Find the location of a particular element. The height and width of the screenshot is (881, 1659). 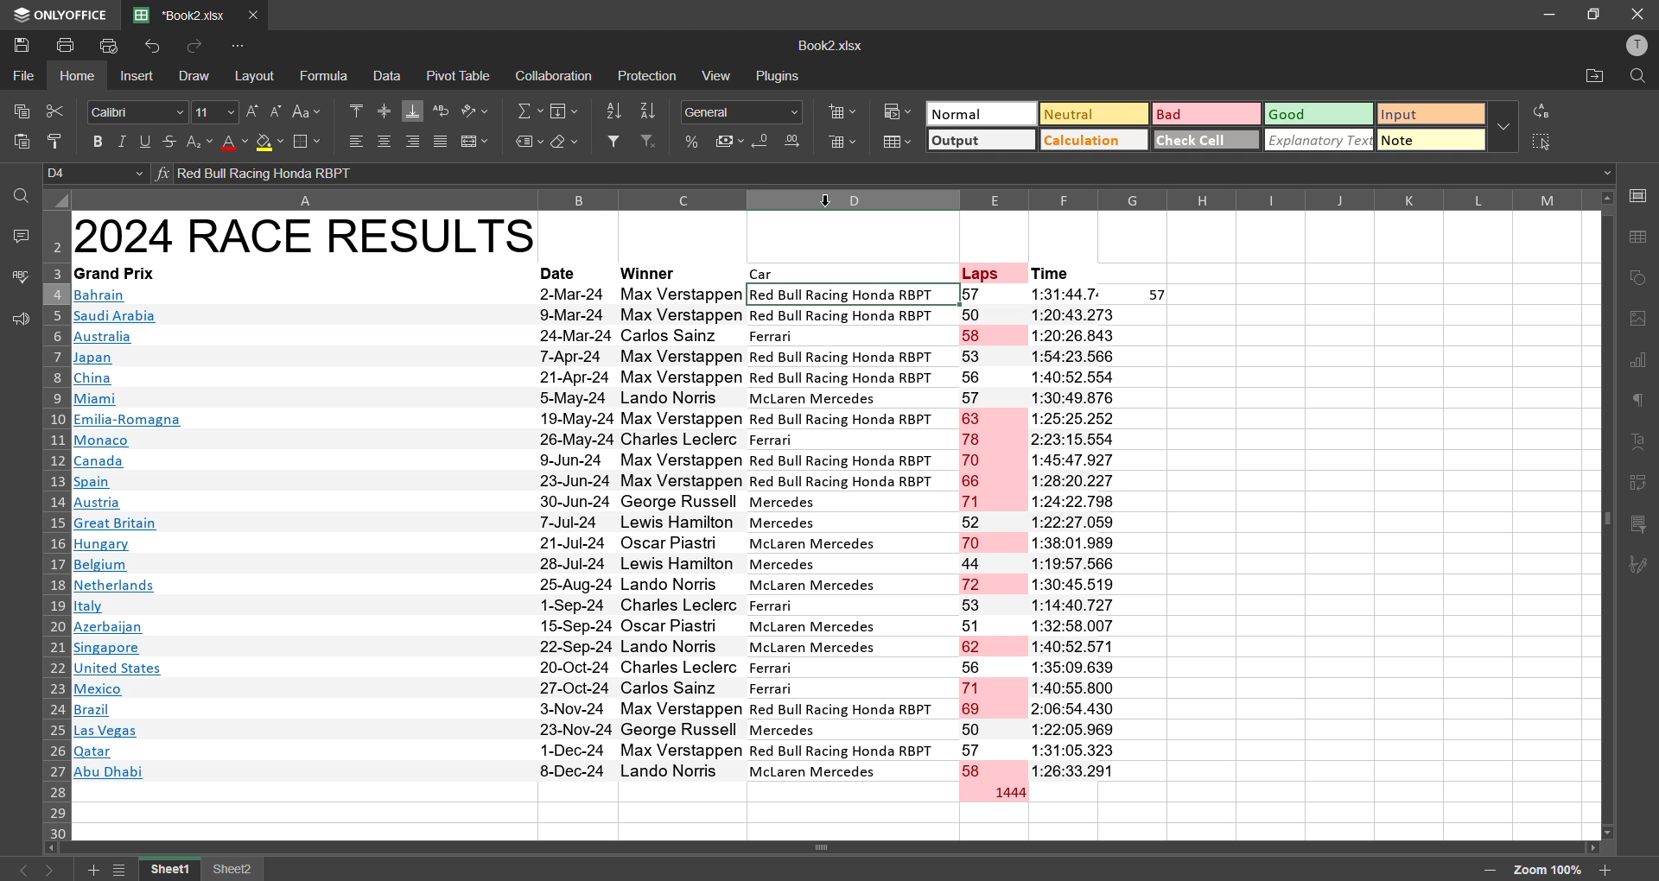

home is located at coordinates (81, 76).